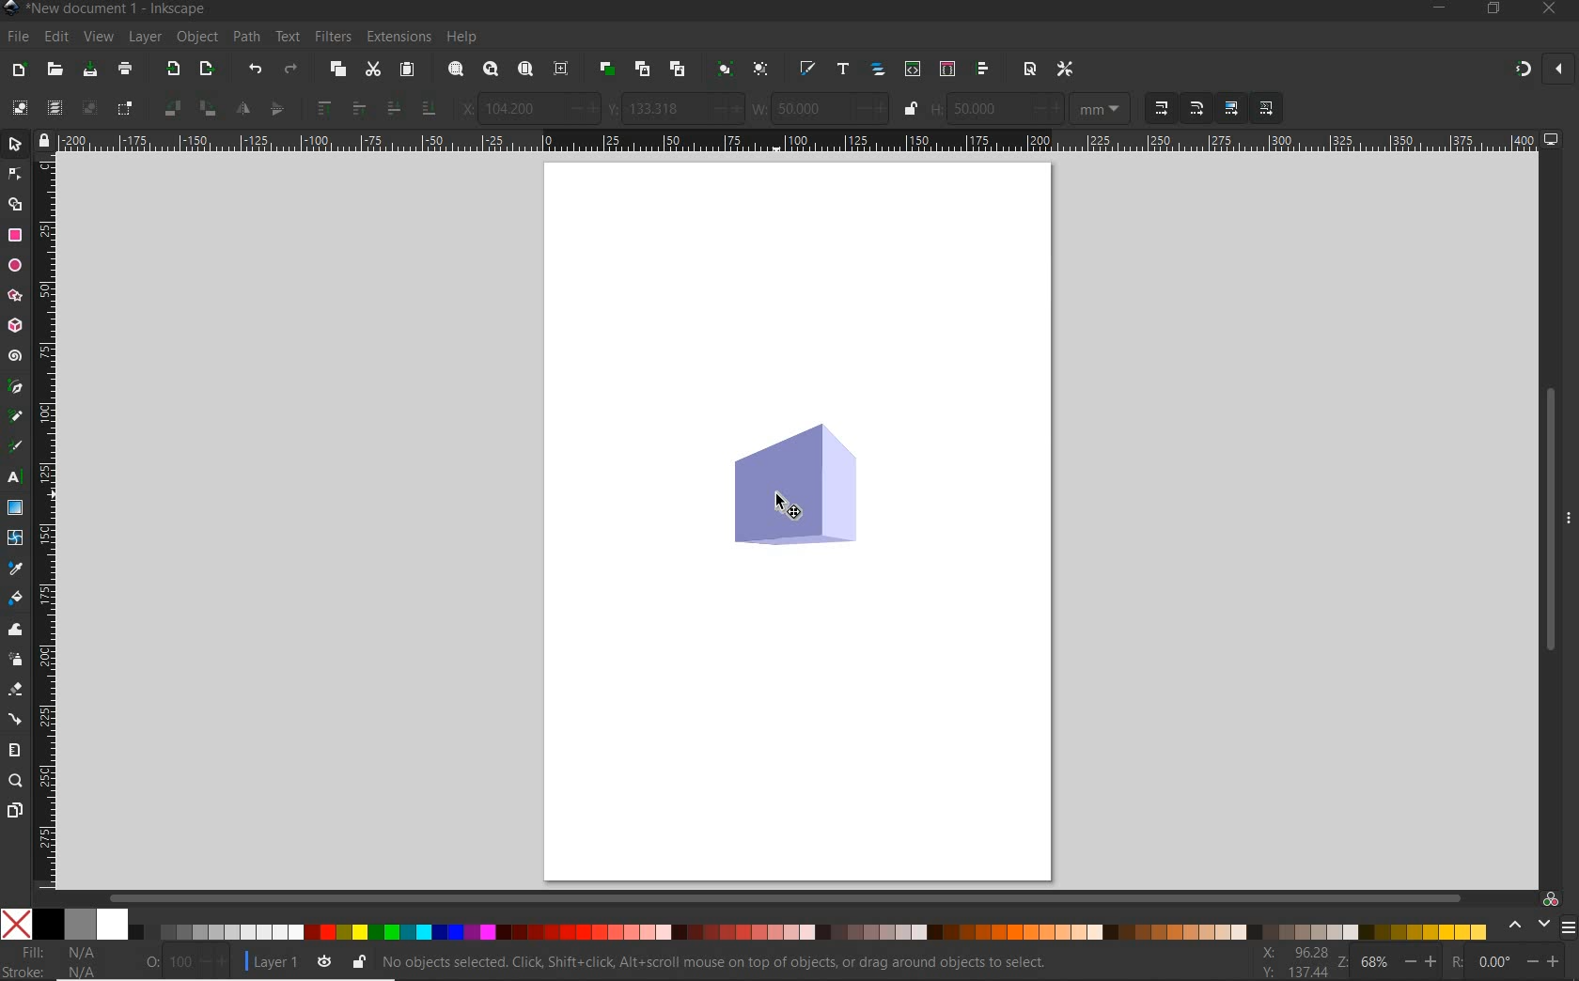 The height and width of the screenshot is (981, 1579). Describe the element at coordinates (1196, 108) in the screenshot. I see `when scaling` at that location.